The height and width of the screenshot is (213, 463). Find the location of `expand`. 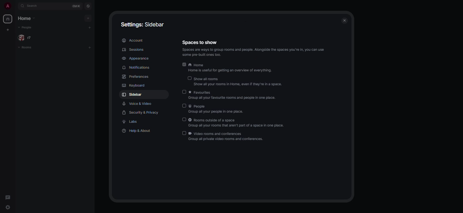

expand is located at coordinates (15, 6).